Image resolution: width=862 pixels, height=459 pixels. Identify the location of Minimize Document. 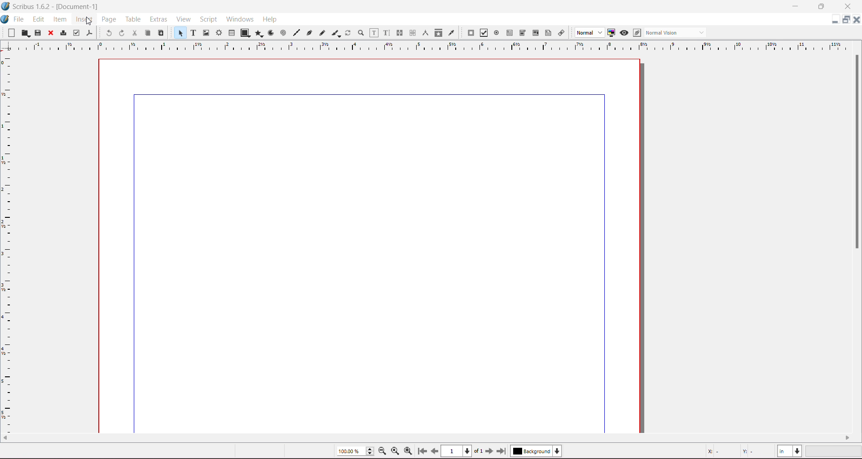
(835, 19).